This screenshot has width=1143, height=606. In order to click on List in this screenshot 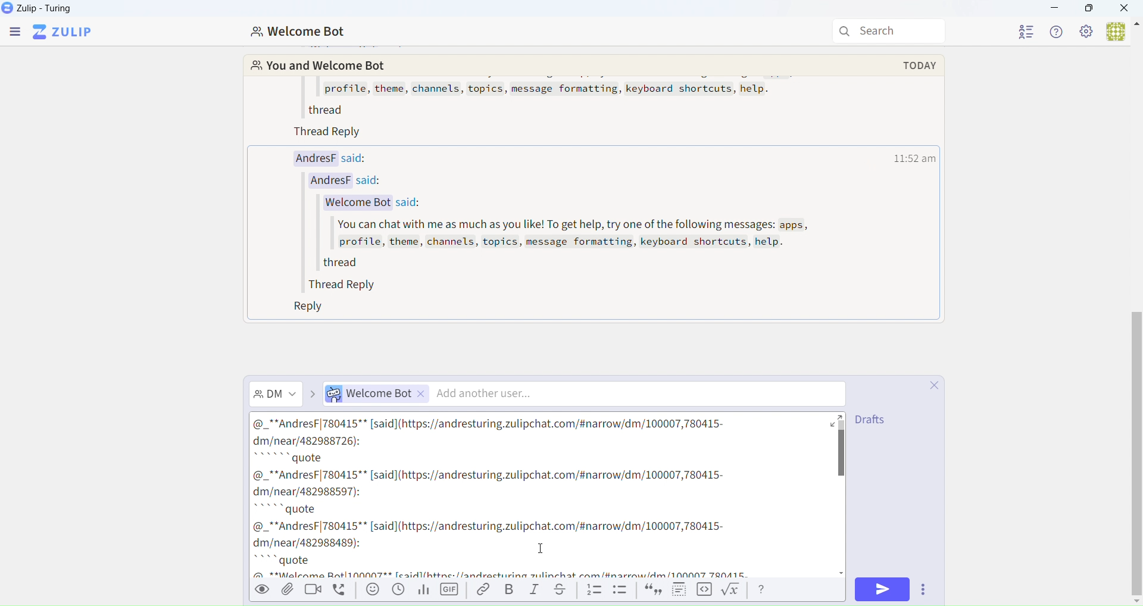, I will do `click(620, 591)`.